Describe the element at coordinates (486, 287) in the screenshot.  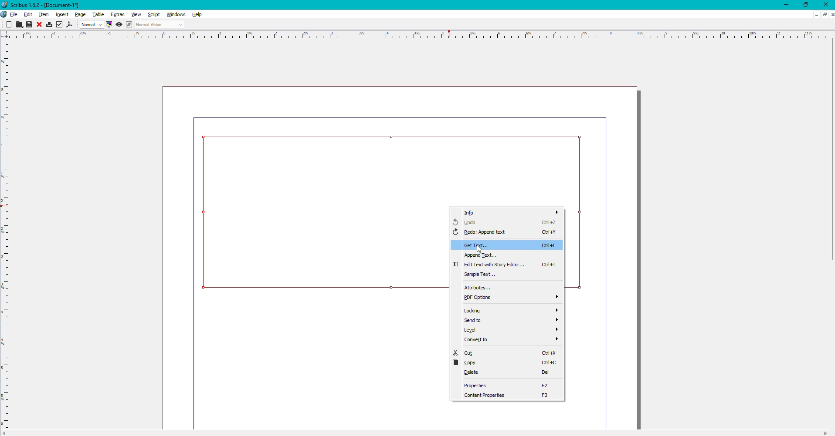
I see `Attributes` at that location.